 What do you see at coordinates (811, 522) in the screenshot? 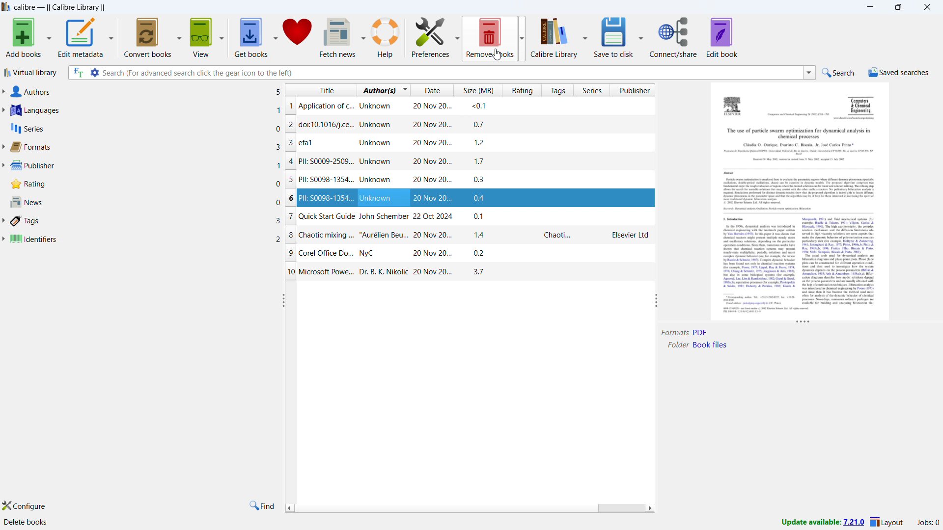
I see `Update available:` at bounding box center [811, 522].